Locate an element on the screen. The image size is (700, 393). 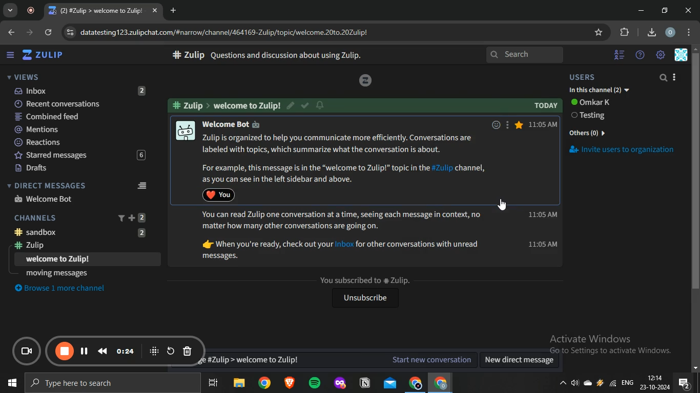
restore window is located at coordinates (666, 10).